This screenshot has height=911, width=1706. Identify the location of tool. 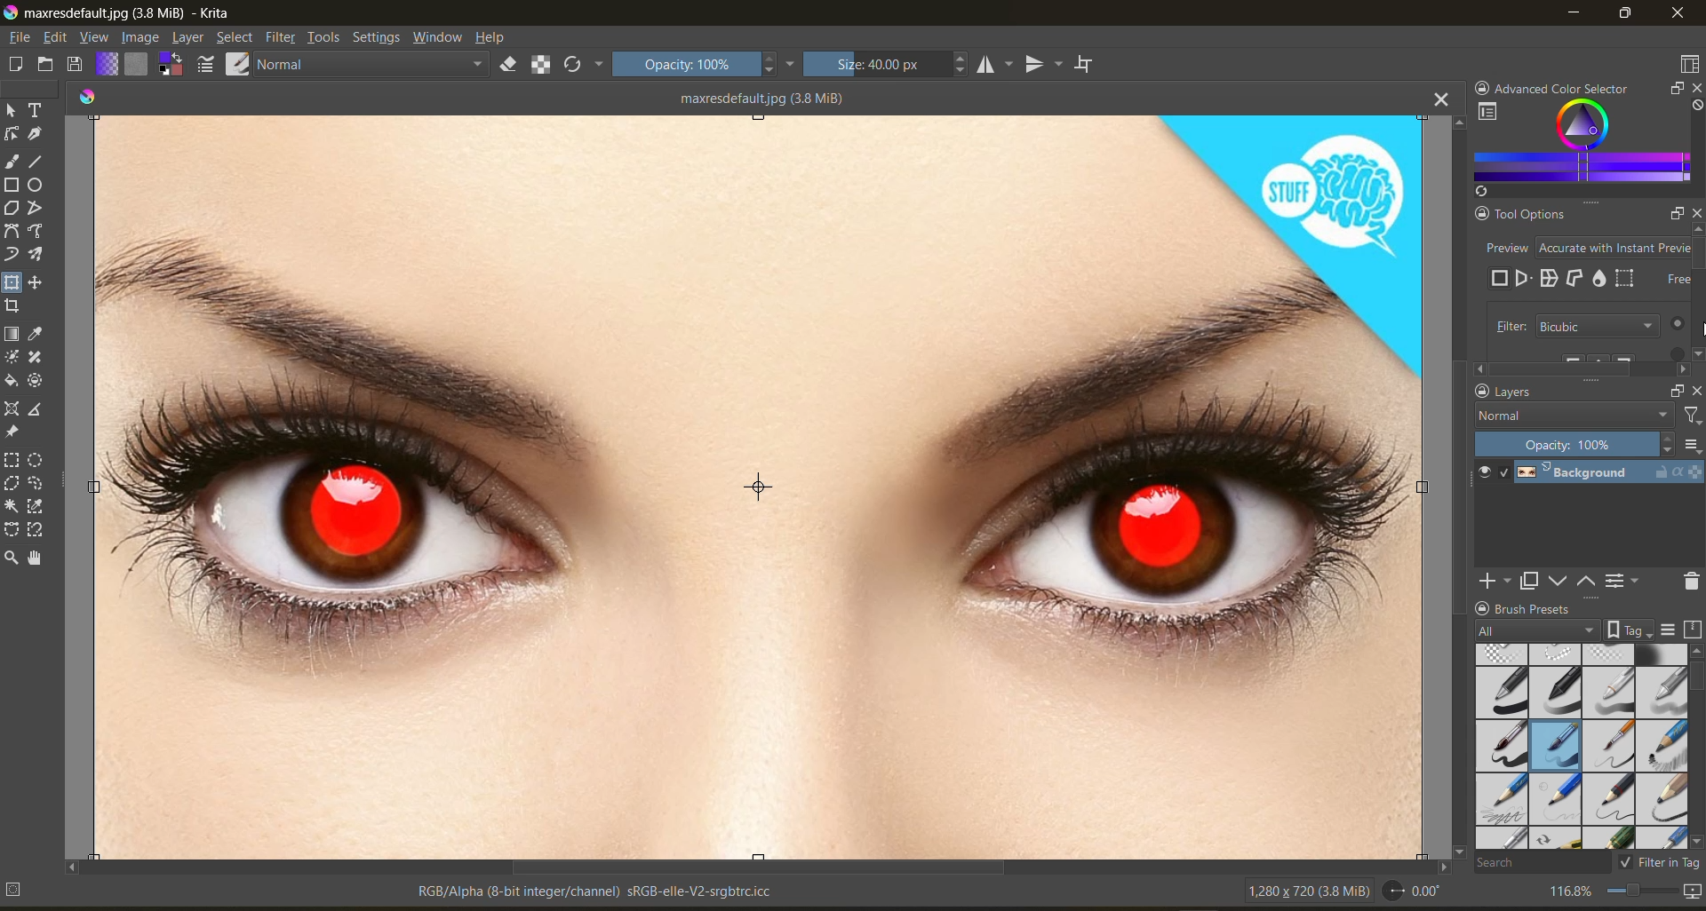
(12, 335).